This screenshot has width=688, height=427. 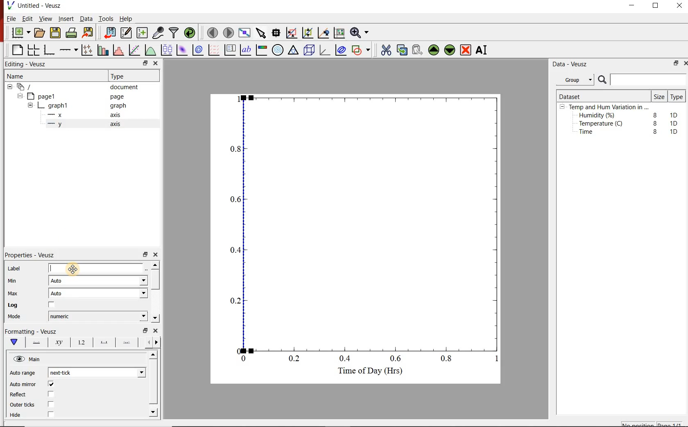 What do you see at coordinates (363, 51) in the screenshot?
I see `add a shape to the plot` at bounding box center [363, 51].